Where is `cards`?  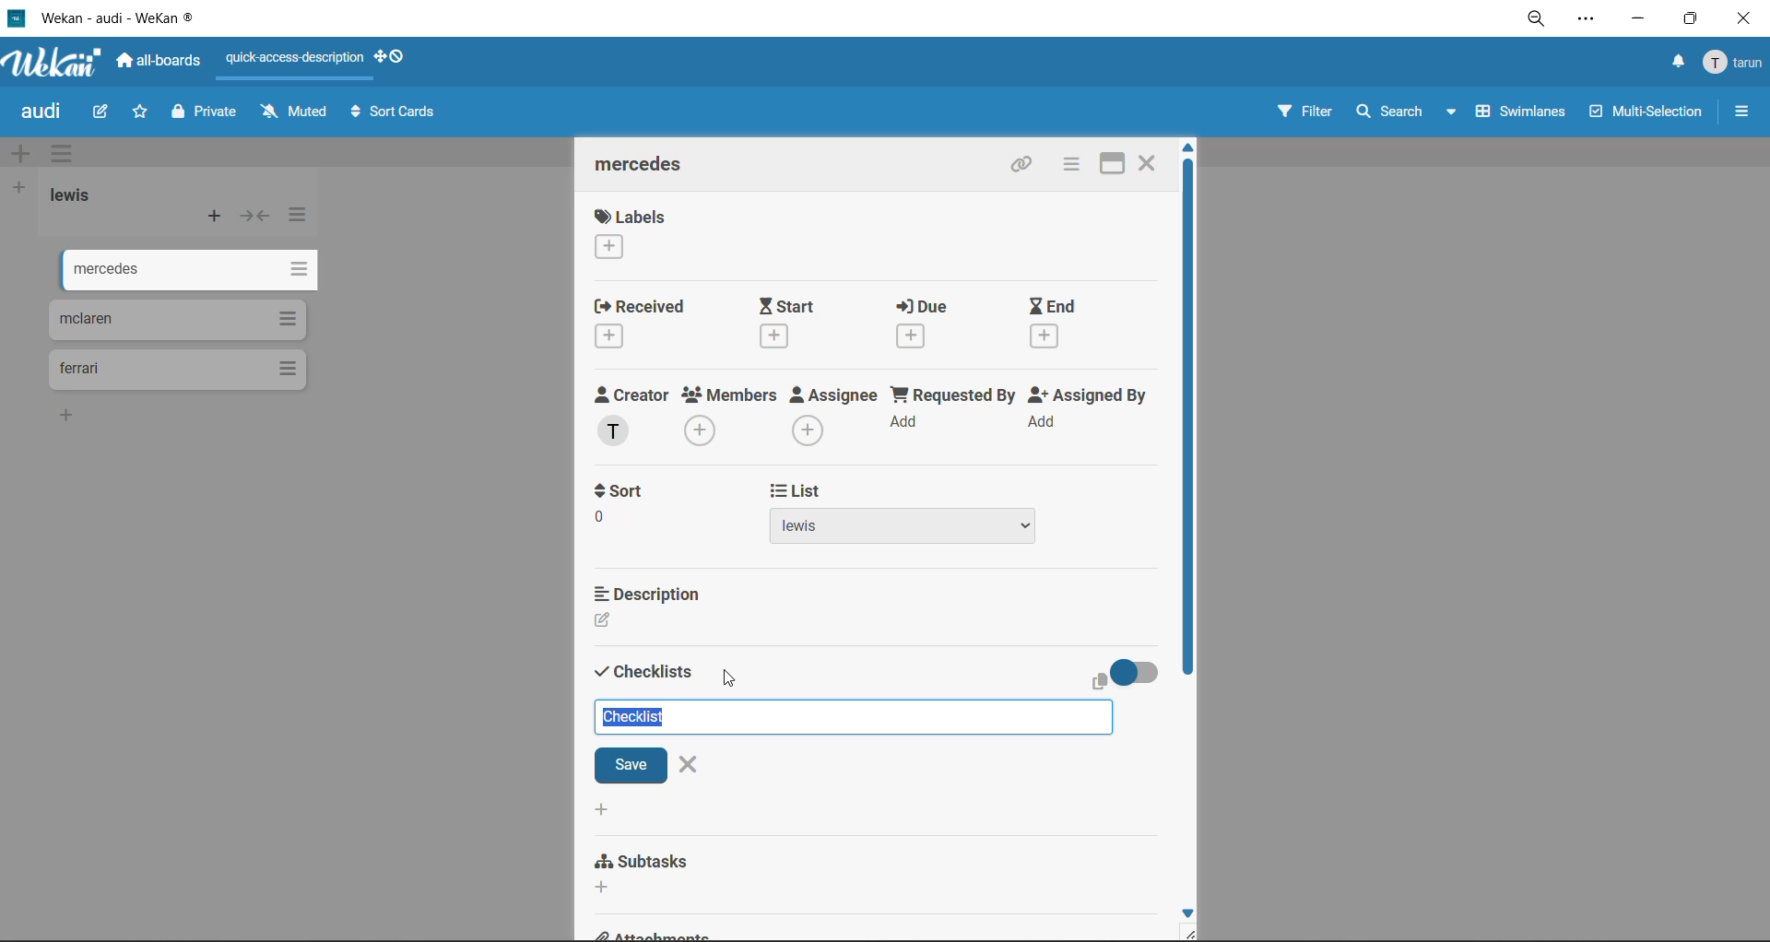 cards is located at coordinates (192, 266).